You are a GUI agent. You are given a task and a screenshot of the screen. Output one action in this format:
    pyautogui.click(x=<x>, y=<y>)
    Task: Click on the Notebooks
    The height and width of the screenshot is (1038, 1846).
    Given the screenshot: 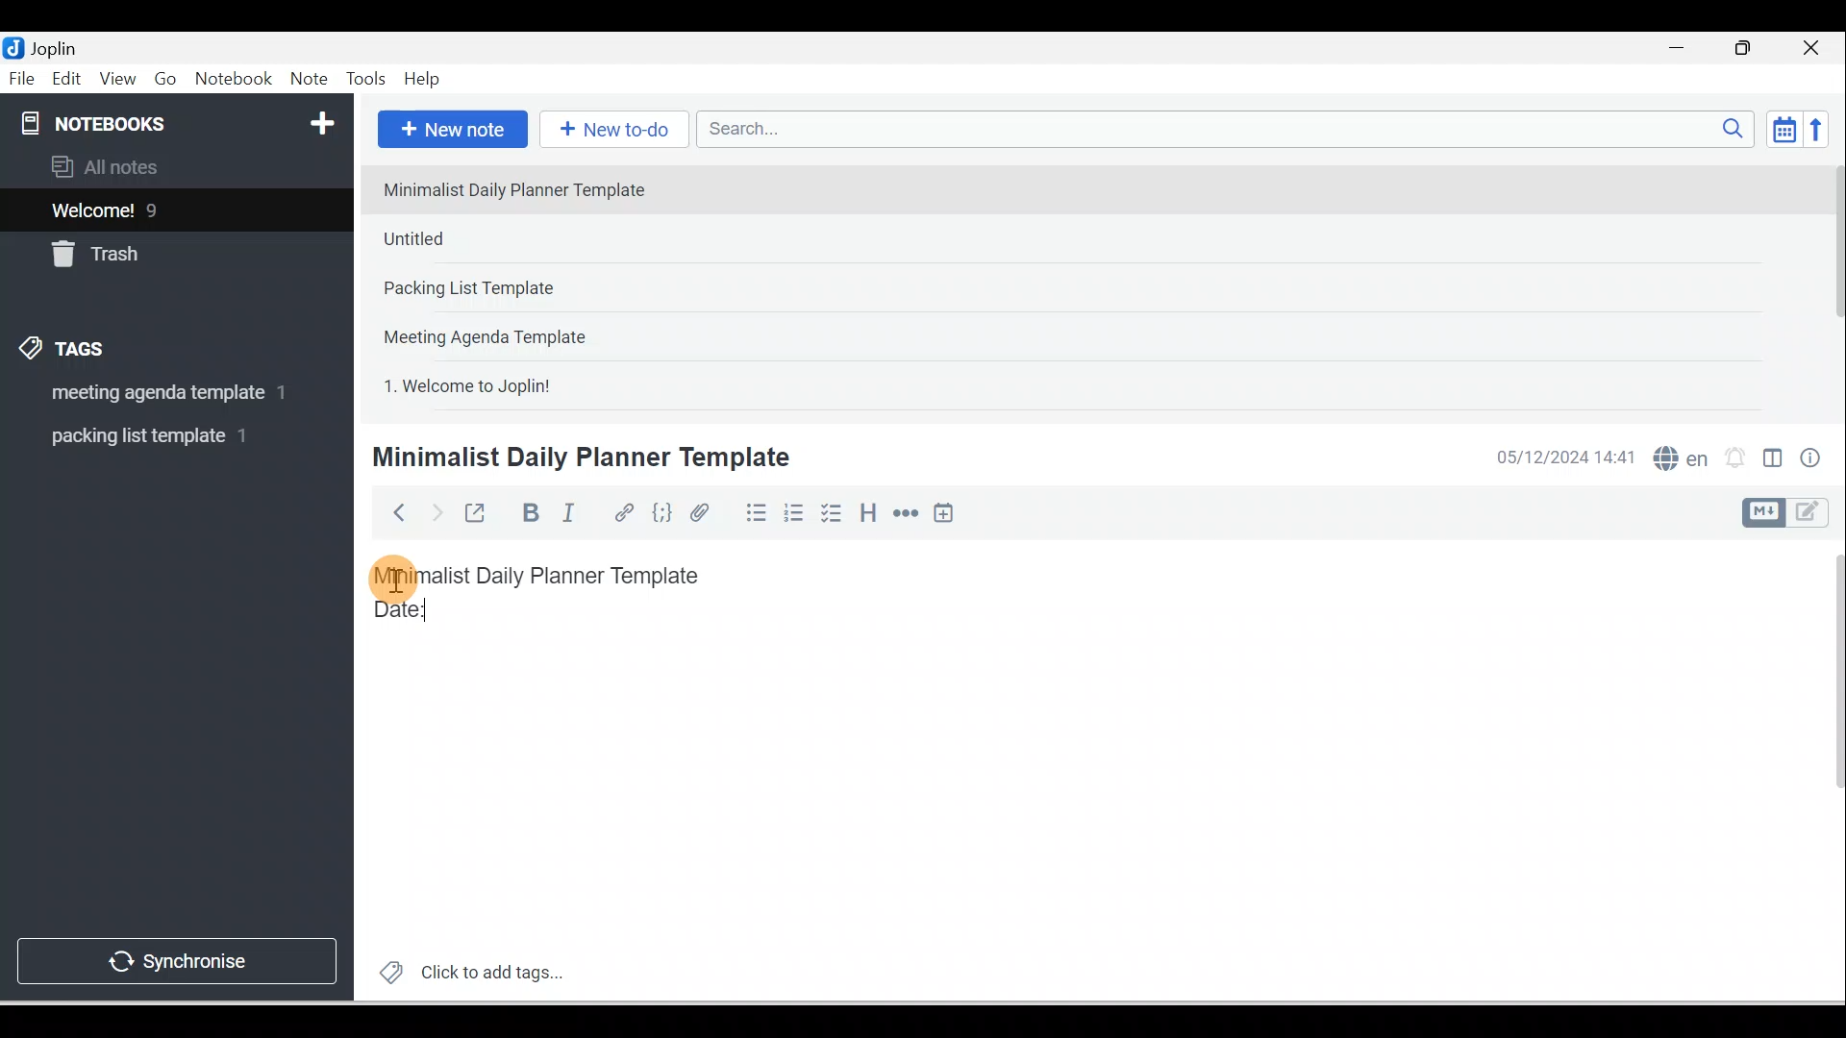 What is the action you would take?
    pyautogui.click(x=181, y=119)
    